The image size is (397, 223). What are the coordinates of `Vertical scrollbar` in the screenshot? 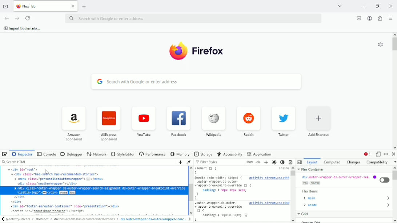 It's located at (191, 192).